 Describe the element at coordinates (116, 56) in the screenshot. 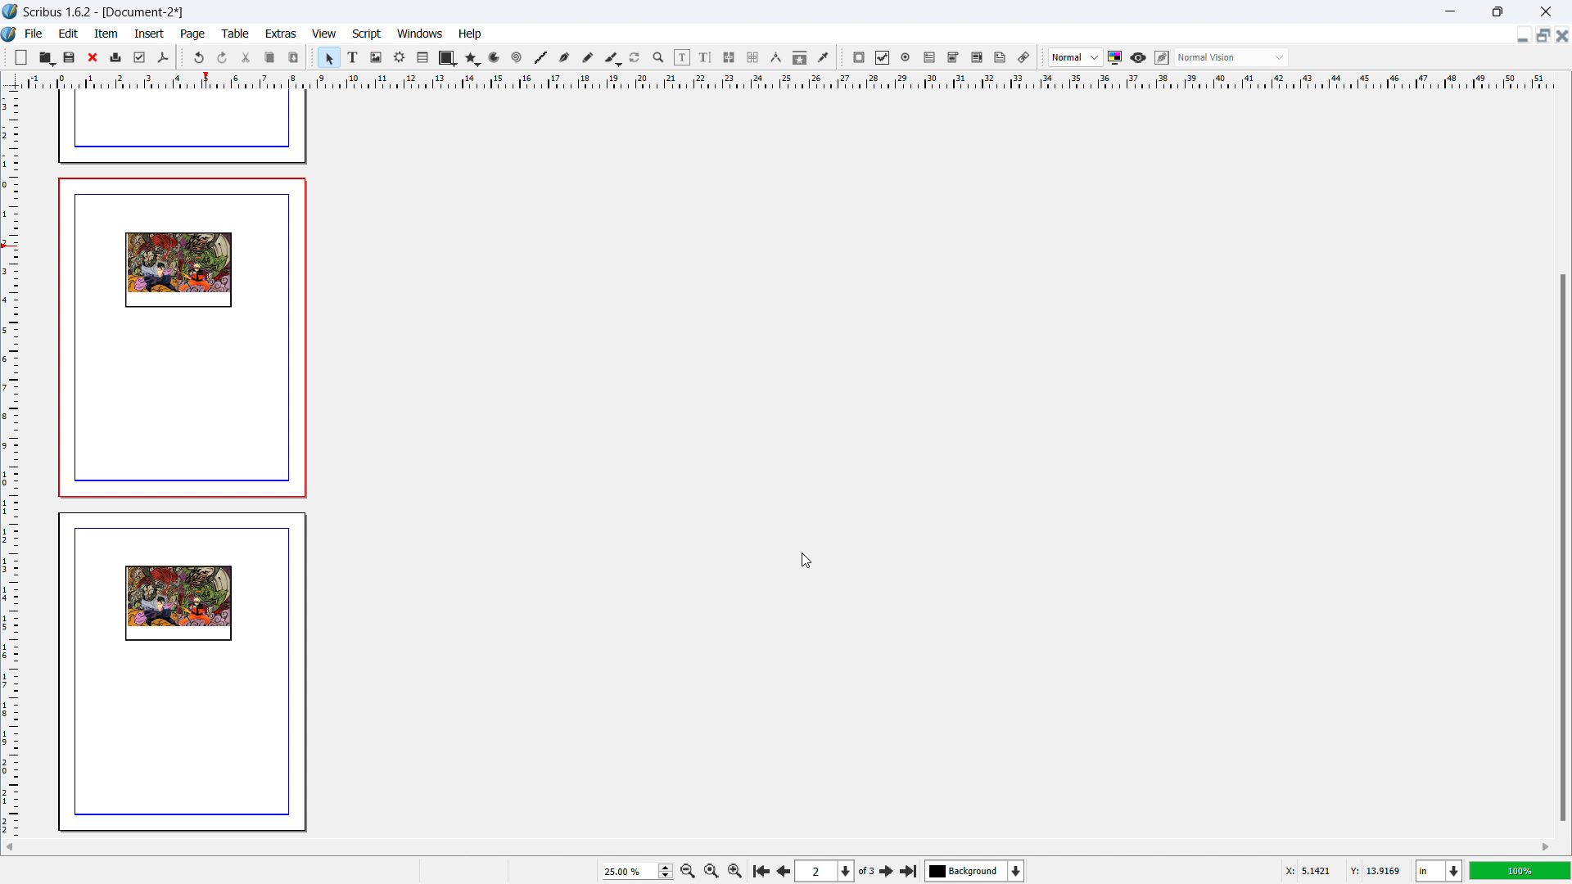

I see `print` at that location.